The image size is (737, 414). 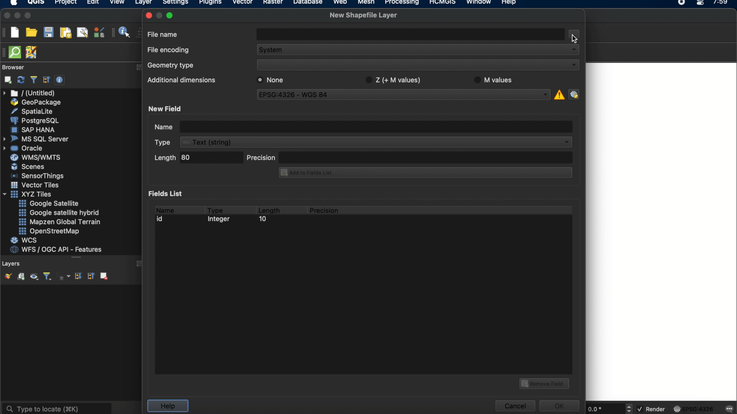 I want to click on add selected layers, so click(x=7, y=80).